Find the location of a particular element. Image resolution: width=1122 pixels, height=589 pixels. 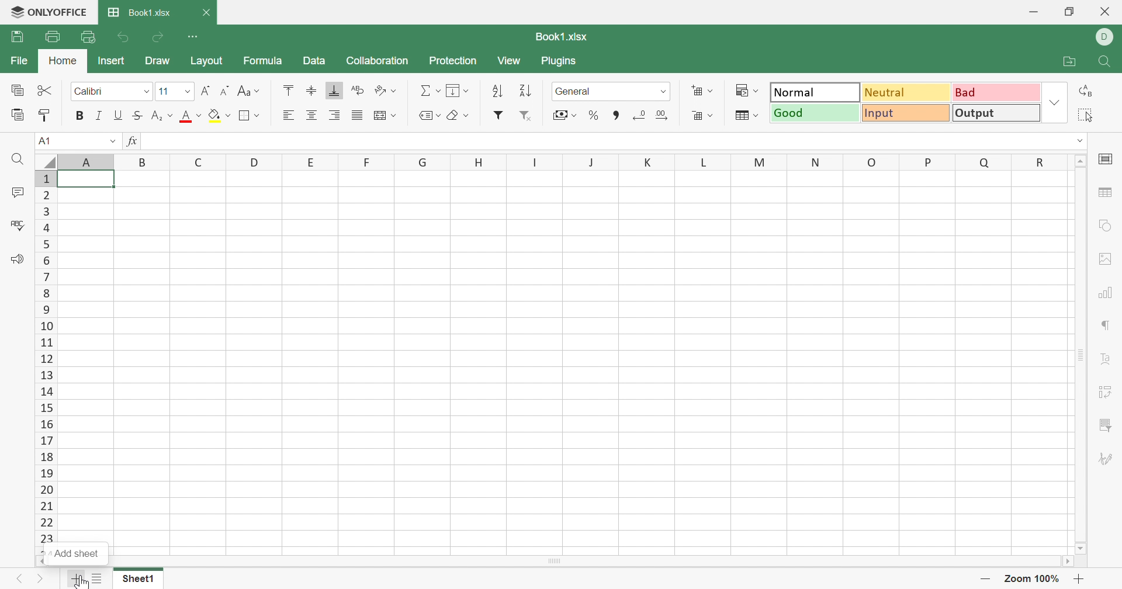

Drop Down is located at coordinates (199, 115).